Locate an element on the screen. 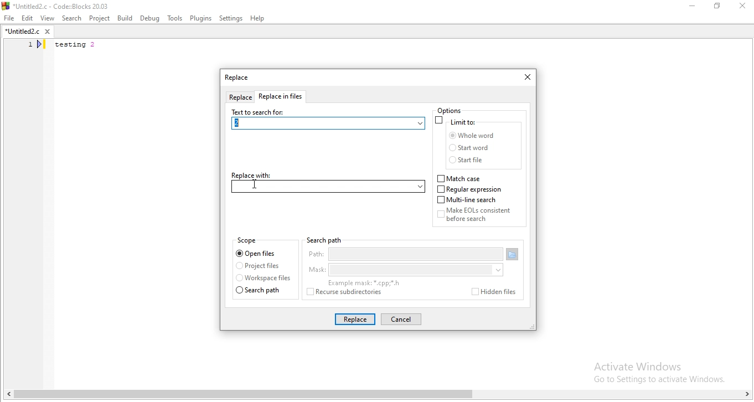 The image size is (754, 402). limit to is located at coordinates (457, 121).